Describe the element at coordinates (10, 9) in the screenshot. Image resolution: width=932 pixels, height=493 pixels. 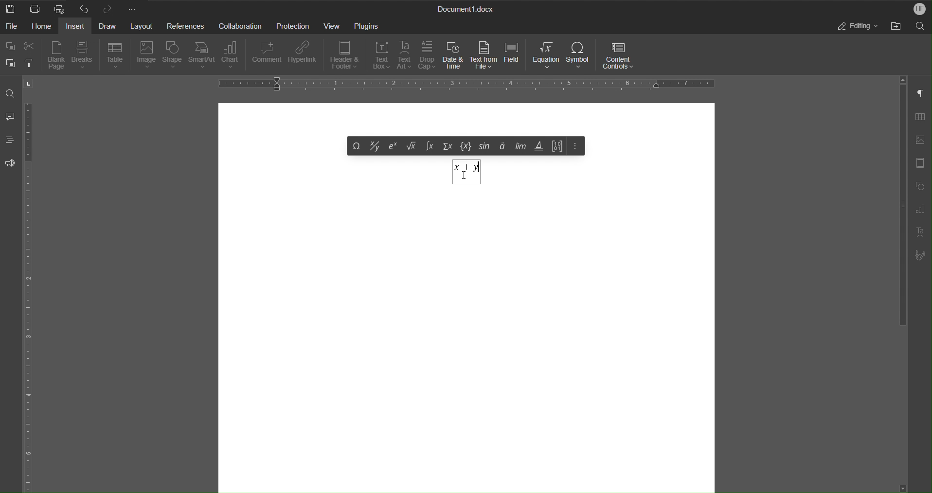
I see `New` at that location.